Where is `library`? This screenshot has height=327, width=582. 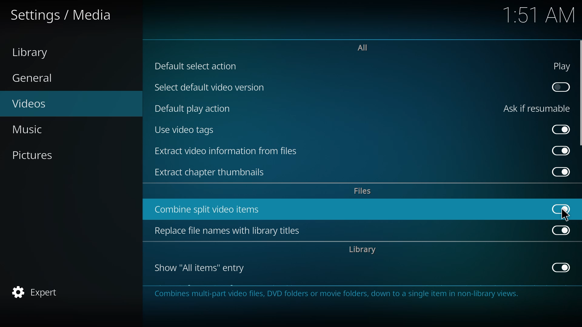
library is located at coordinates (361, 249).